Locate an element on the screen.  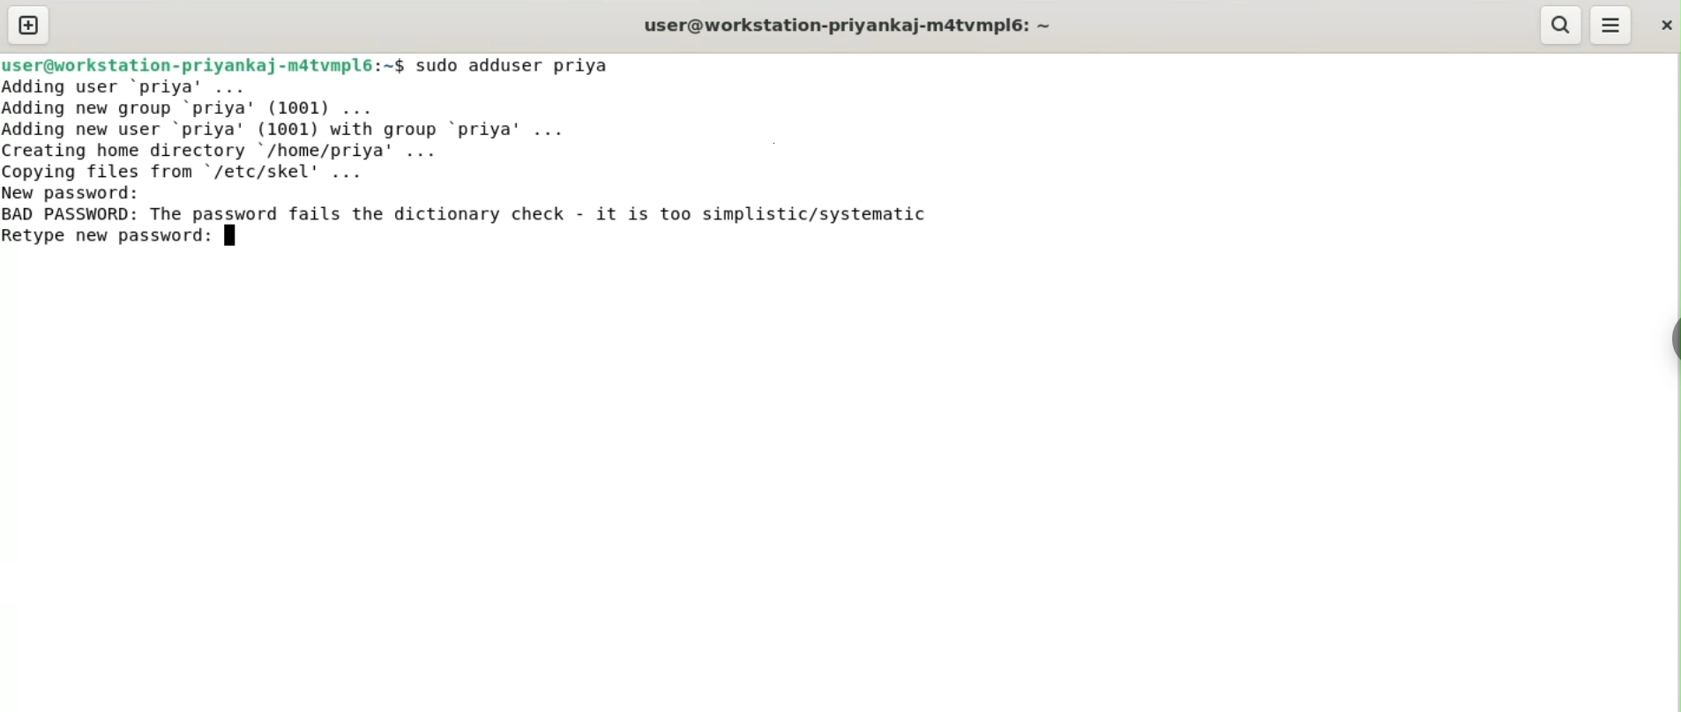
close is located at coordinates (1664, 20).